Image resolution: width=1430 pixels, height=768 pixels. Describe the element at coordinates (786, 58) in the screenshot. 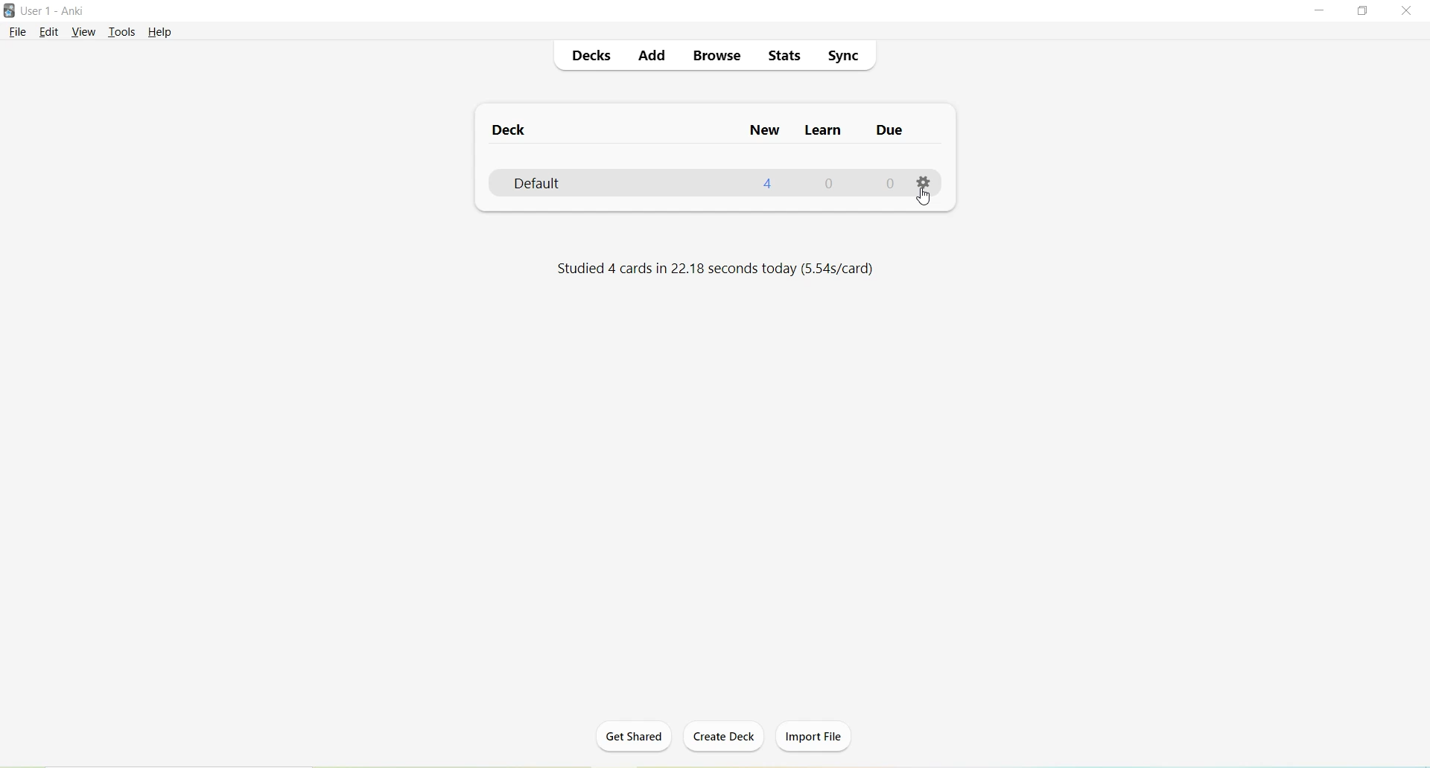

I see `Stats` at that location.